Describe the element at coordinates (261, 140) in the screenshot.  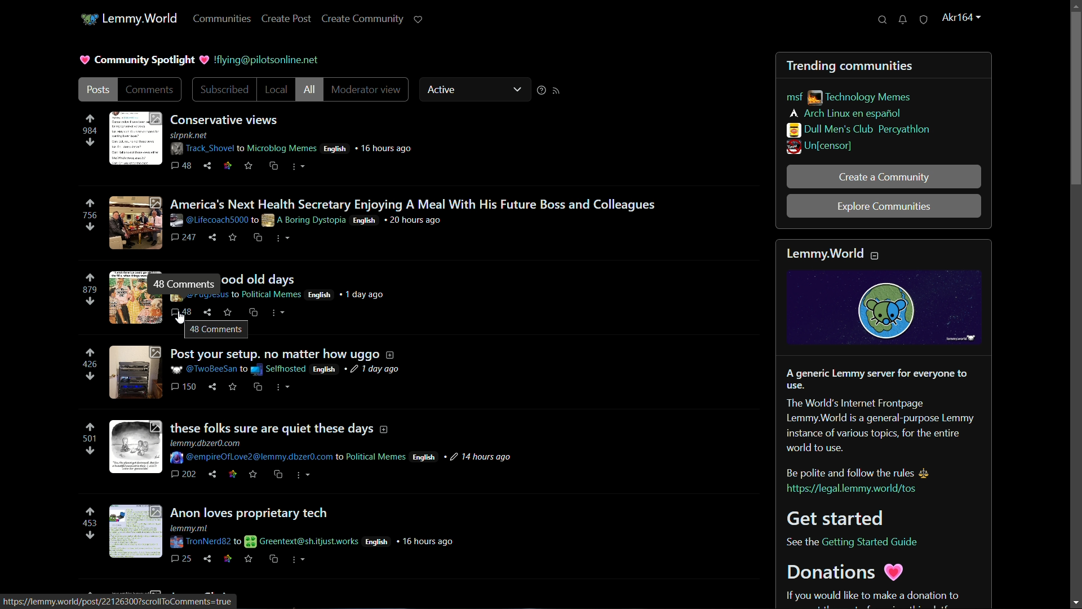
I see `post-1` at that location.